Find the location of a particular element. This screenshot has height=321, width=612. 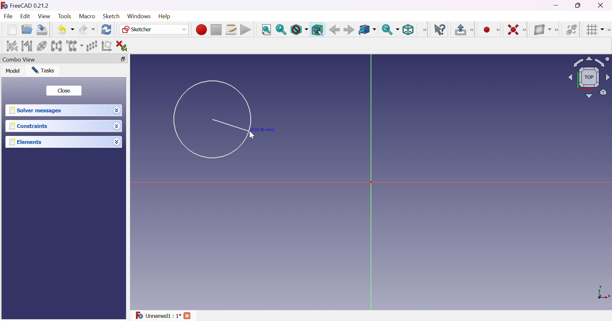

Show/hide B-spline information layer is located at coordinates (543, 29).